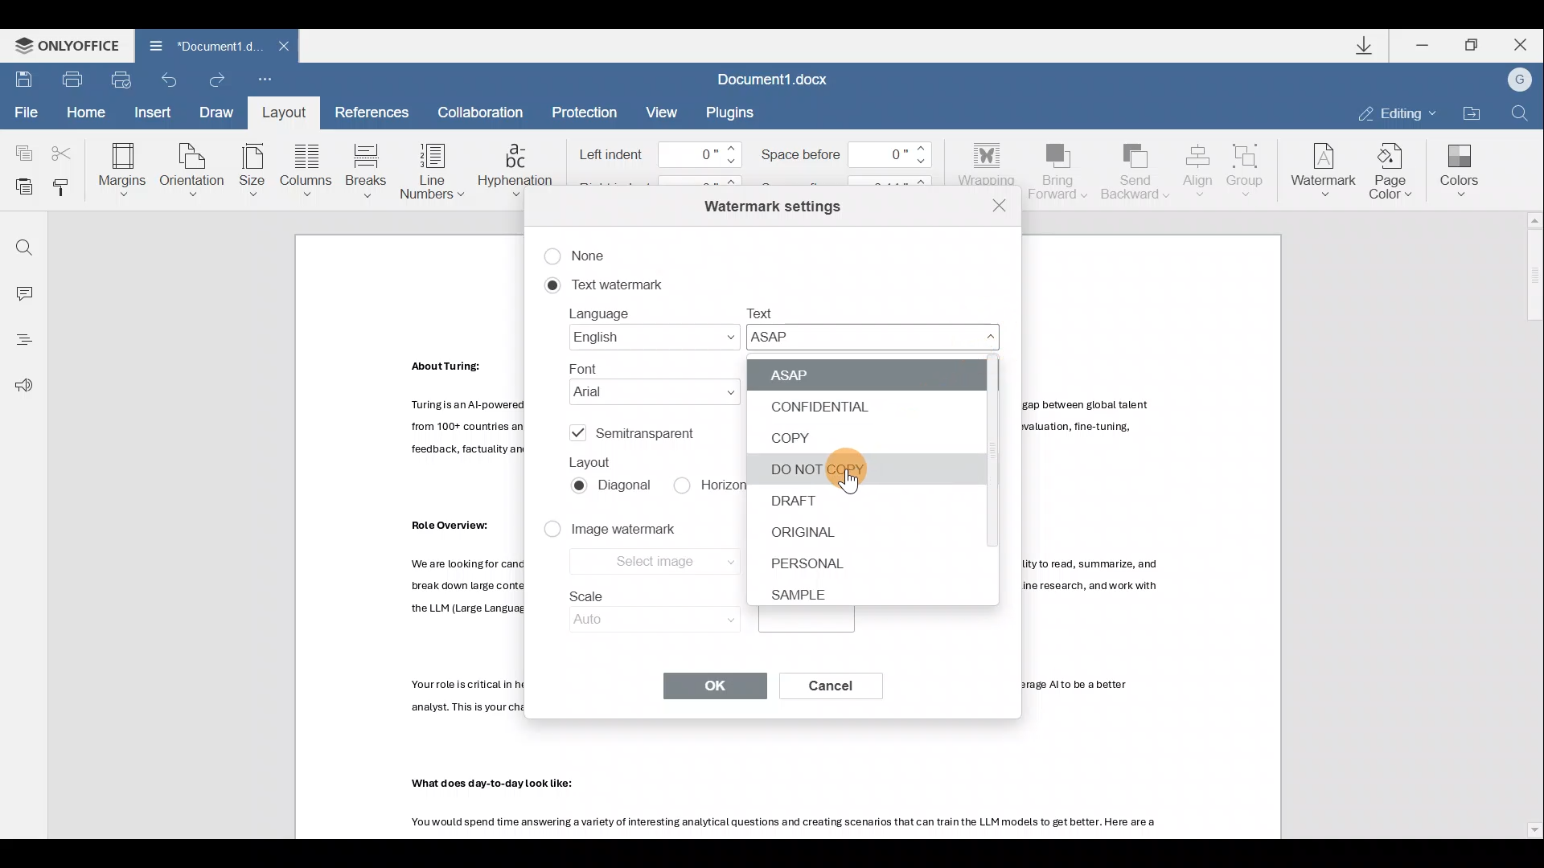 The image size is (1544, 868). I want to click on Watermark, so click(1325, 167).